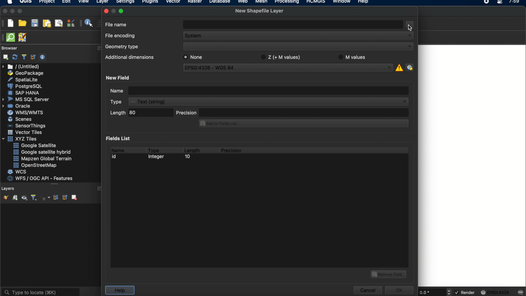 The image size is (526, 296). What do you see at coordinates (487, 2) in the screenshot?
I see `recorder icon` at bounding box center [487, 2].